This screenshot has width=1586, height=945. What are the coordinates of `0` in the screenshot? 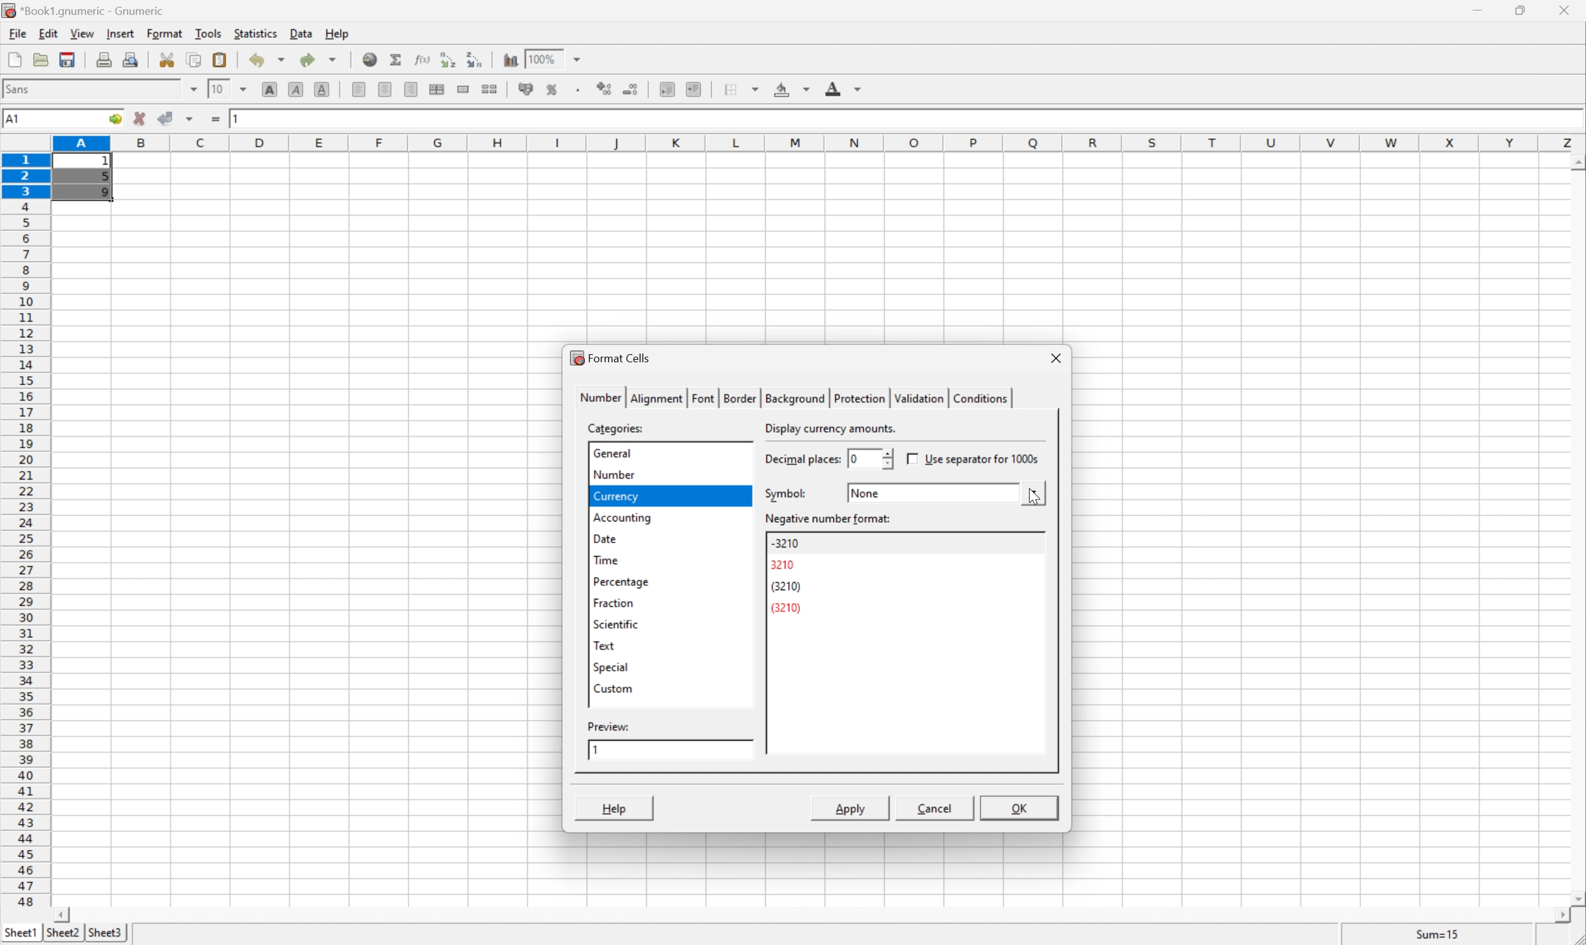 It's located at (850, 458).